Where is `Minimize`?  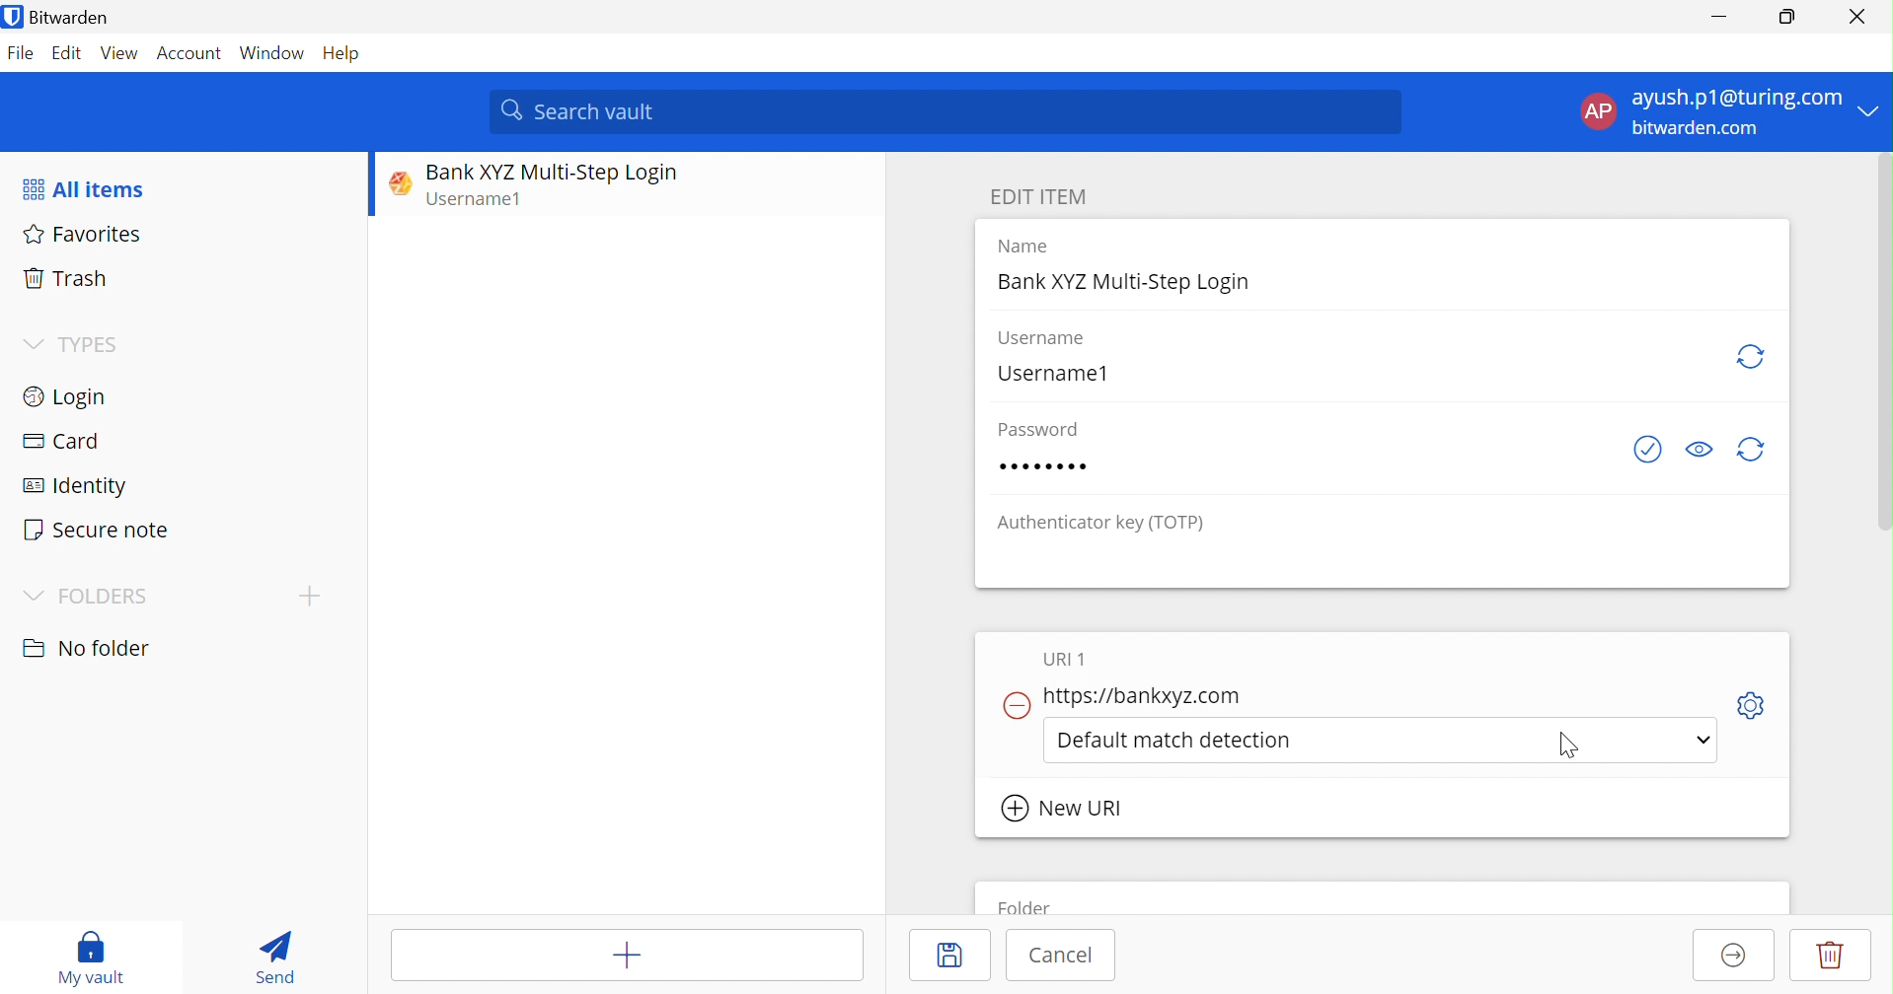 Minimize is located at coordinates (1716, 19).